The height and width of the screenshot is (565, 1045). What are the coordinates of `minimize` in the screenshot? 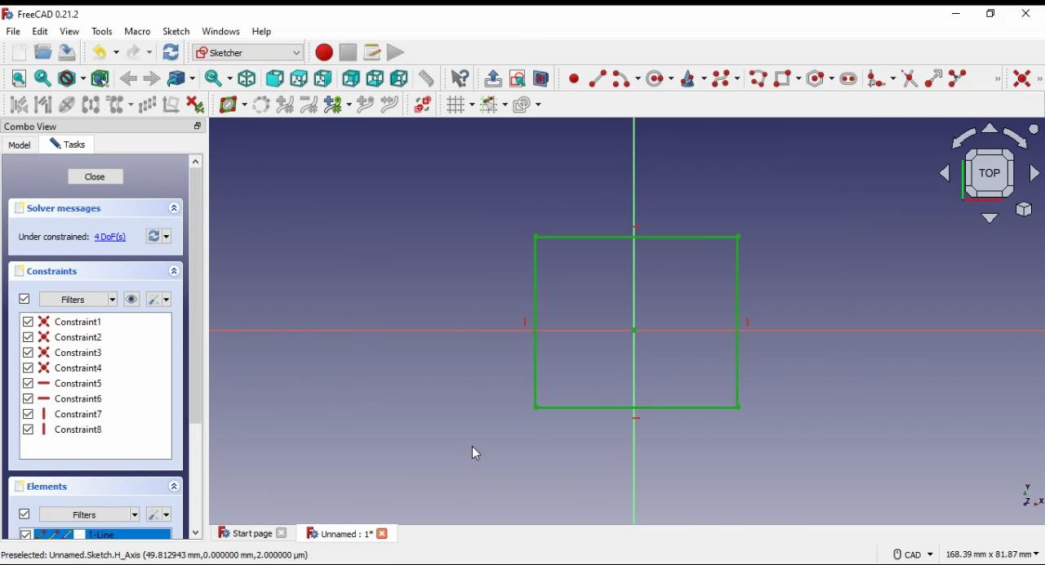 It's located at (956, 15).